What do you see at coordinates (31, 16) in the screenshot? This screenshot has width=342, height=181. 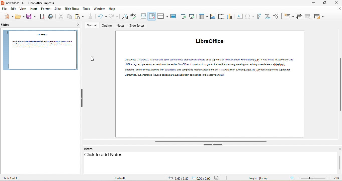 I see `save` at bounding box center [31, 16].